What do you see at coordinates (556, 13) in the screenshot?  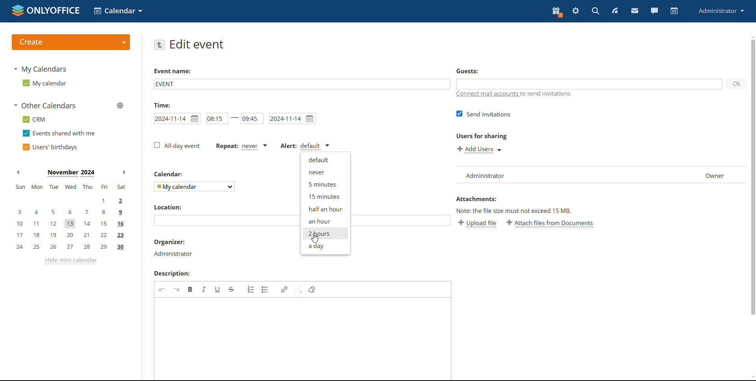 I see `present` at bounding box center [556, 13].